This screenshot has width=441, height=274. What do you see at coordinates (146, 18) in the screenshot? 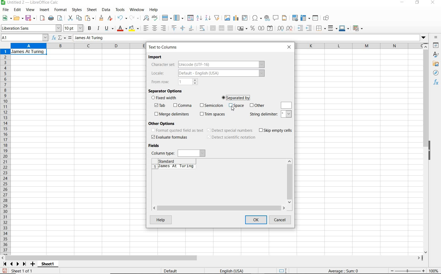
I see `find and replace` at bounding box center [146, 18].